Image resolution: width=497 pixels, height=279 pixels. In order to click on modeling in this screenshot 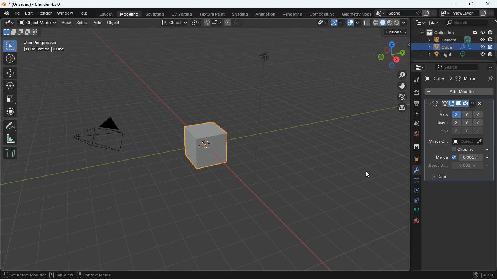, I will do `click(131, 14)`.